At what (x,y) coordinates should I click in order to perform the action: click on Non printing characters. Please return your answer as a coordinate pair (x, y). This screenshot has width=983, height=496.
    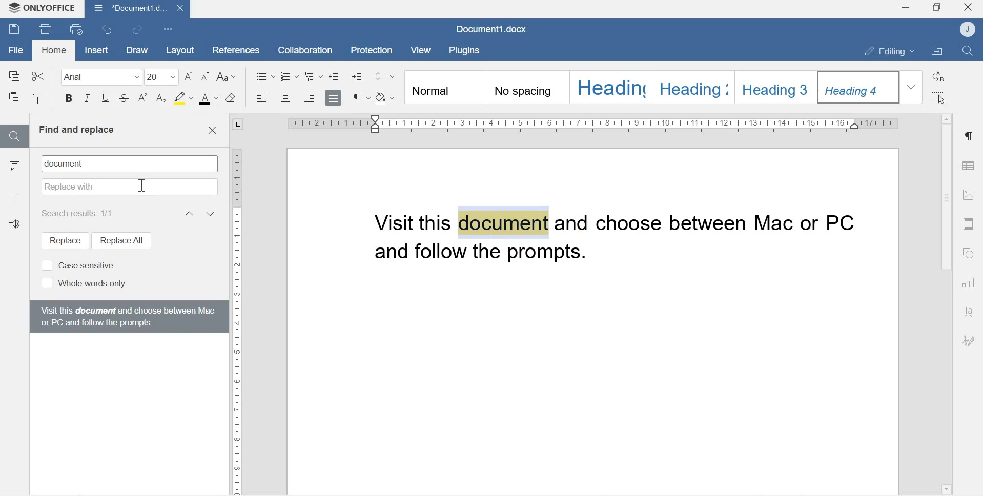
    Looking at the image, I should click on (360, 97).